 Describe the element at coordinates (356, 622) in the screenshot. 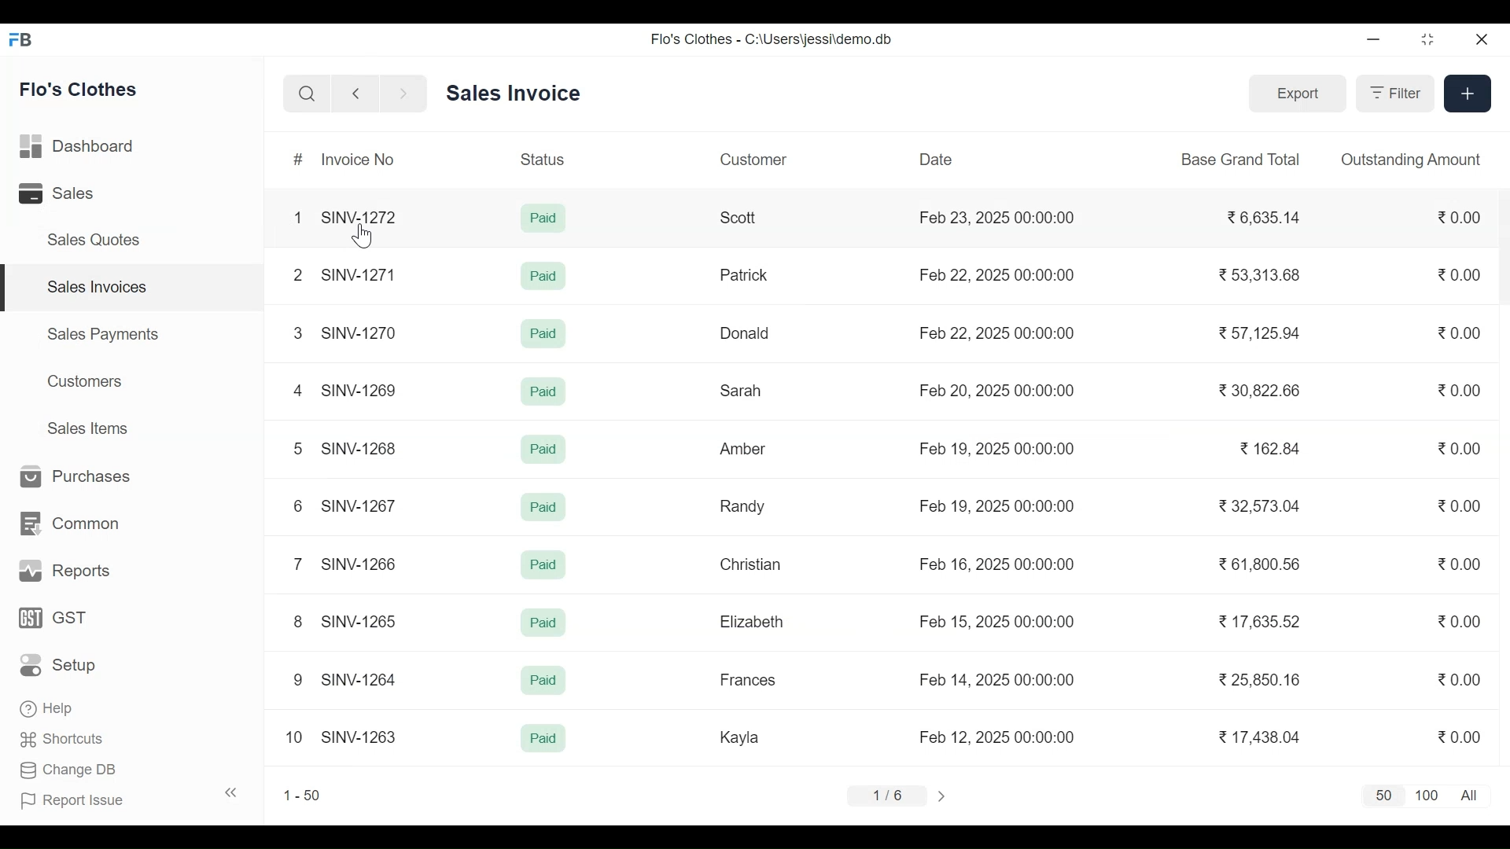

I see `SINV-1265` at that location.